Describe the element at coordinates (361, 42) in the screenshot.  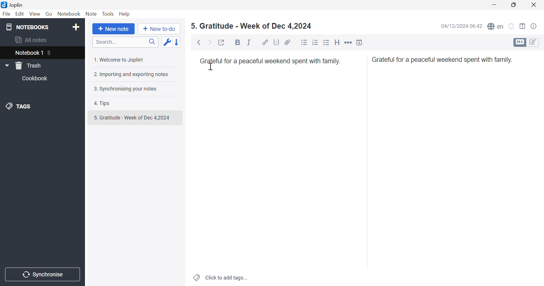
I see `Insert time` at that location.